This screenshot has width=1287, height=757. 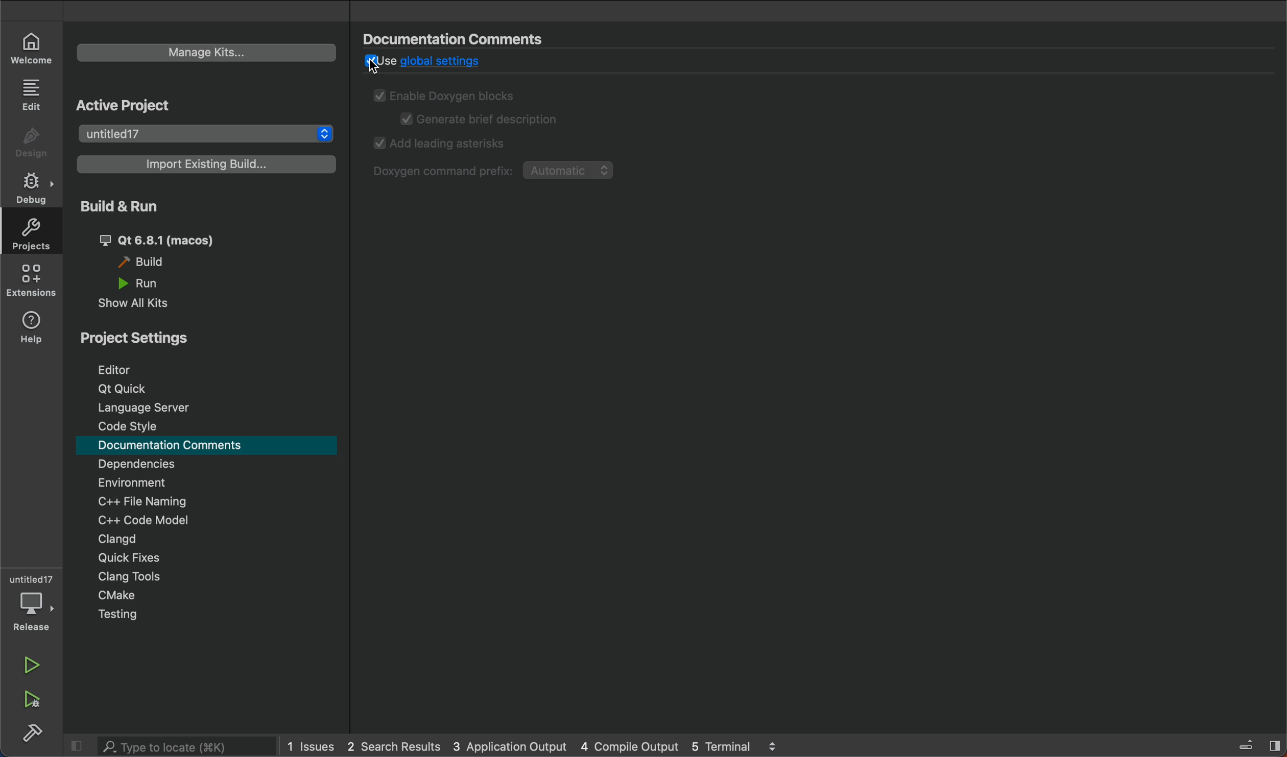 What do you see at coordinates (130, 427) in the screenshot?
I see `code style` at bounding box center [130, 427].